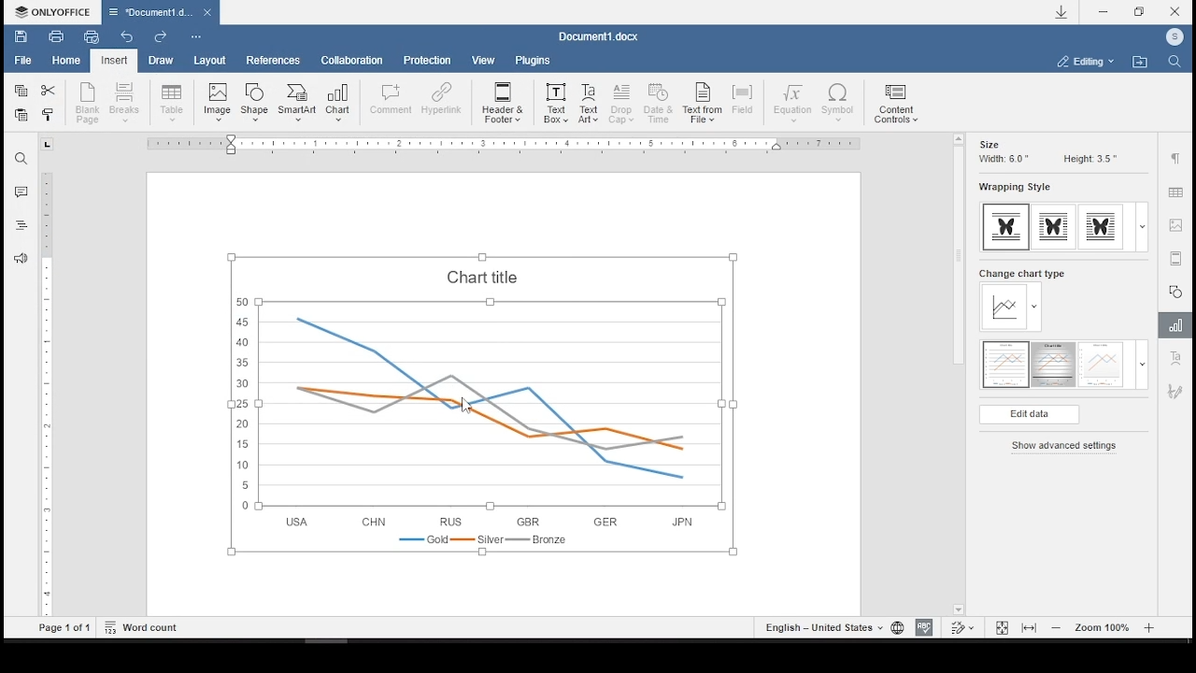 The height and width of the screenshot is (673, 1196). Describe the element at coordinates (590, 103) in the screenshot. I see `text art` at that location.